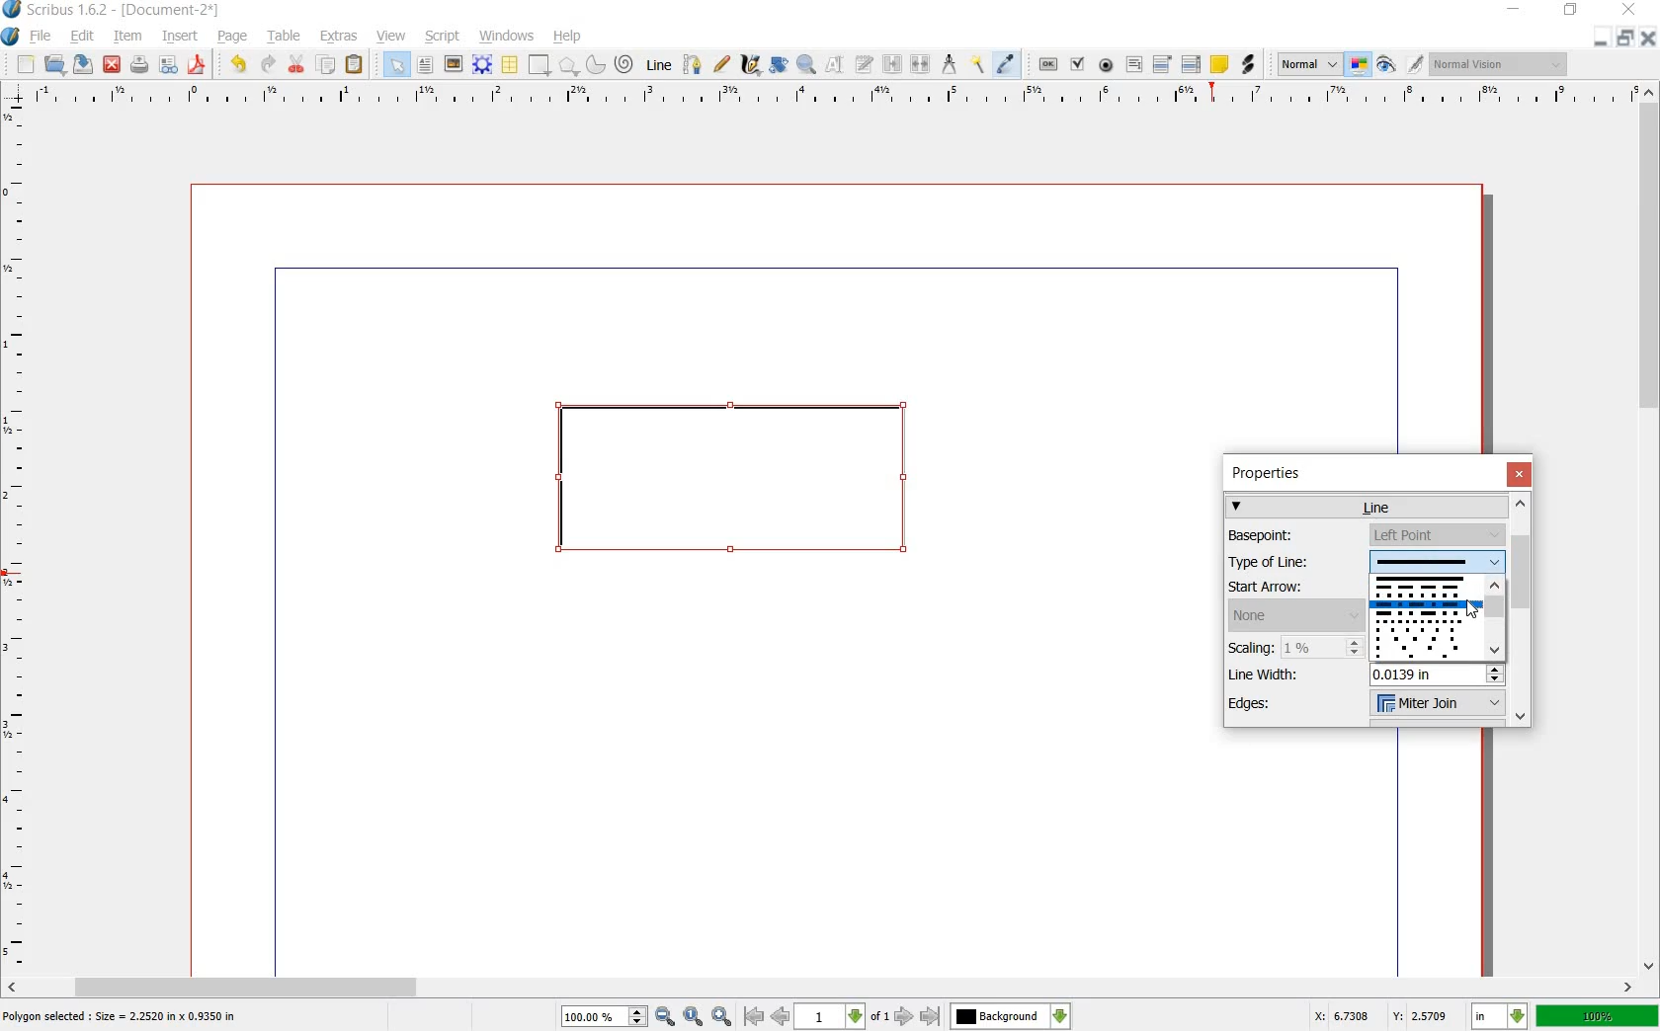 This screenshot has width=1660, height=1031. Describe the element at coordinates (722, 1016) in the screenshot. I see `zoom in` at that location.